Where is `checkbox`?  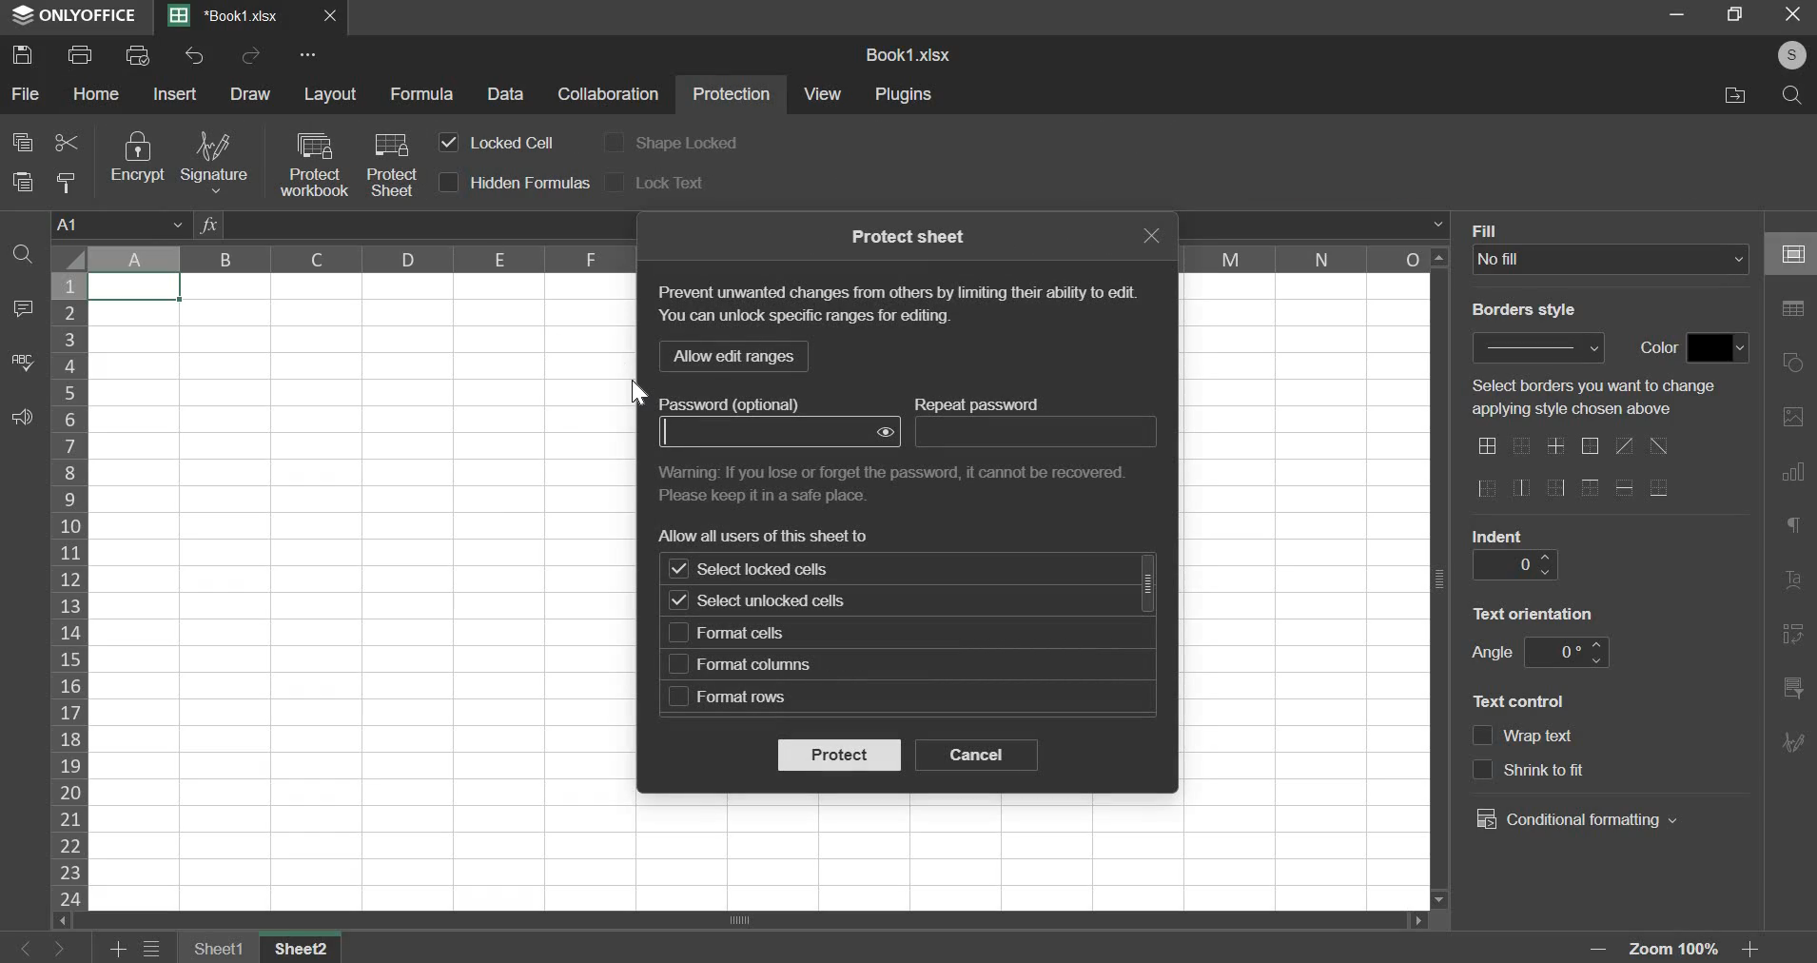
checkbox is located at coordinates (1483, 737).